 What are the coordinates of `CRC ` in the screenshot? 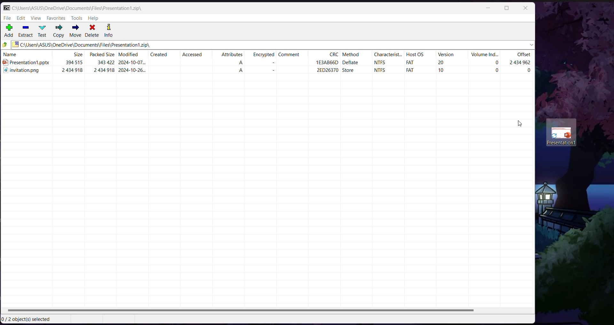 It's located at (335, 55).